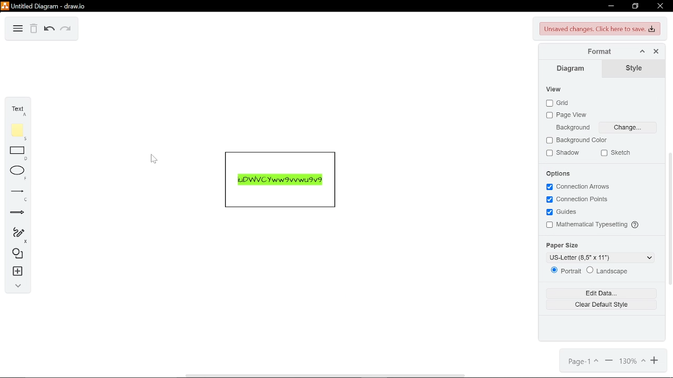 The height and width of the screenshot is (378, 673). Describe the element at coordinates (558, 102) in the screenshot. I see `grid` at that location.